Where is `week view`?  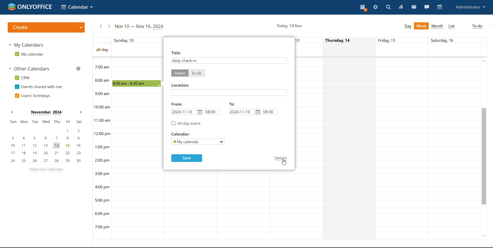
week view is located at coordinates (422, 26).